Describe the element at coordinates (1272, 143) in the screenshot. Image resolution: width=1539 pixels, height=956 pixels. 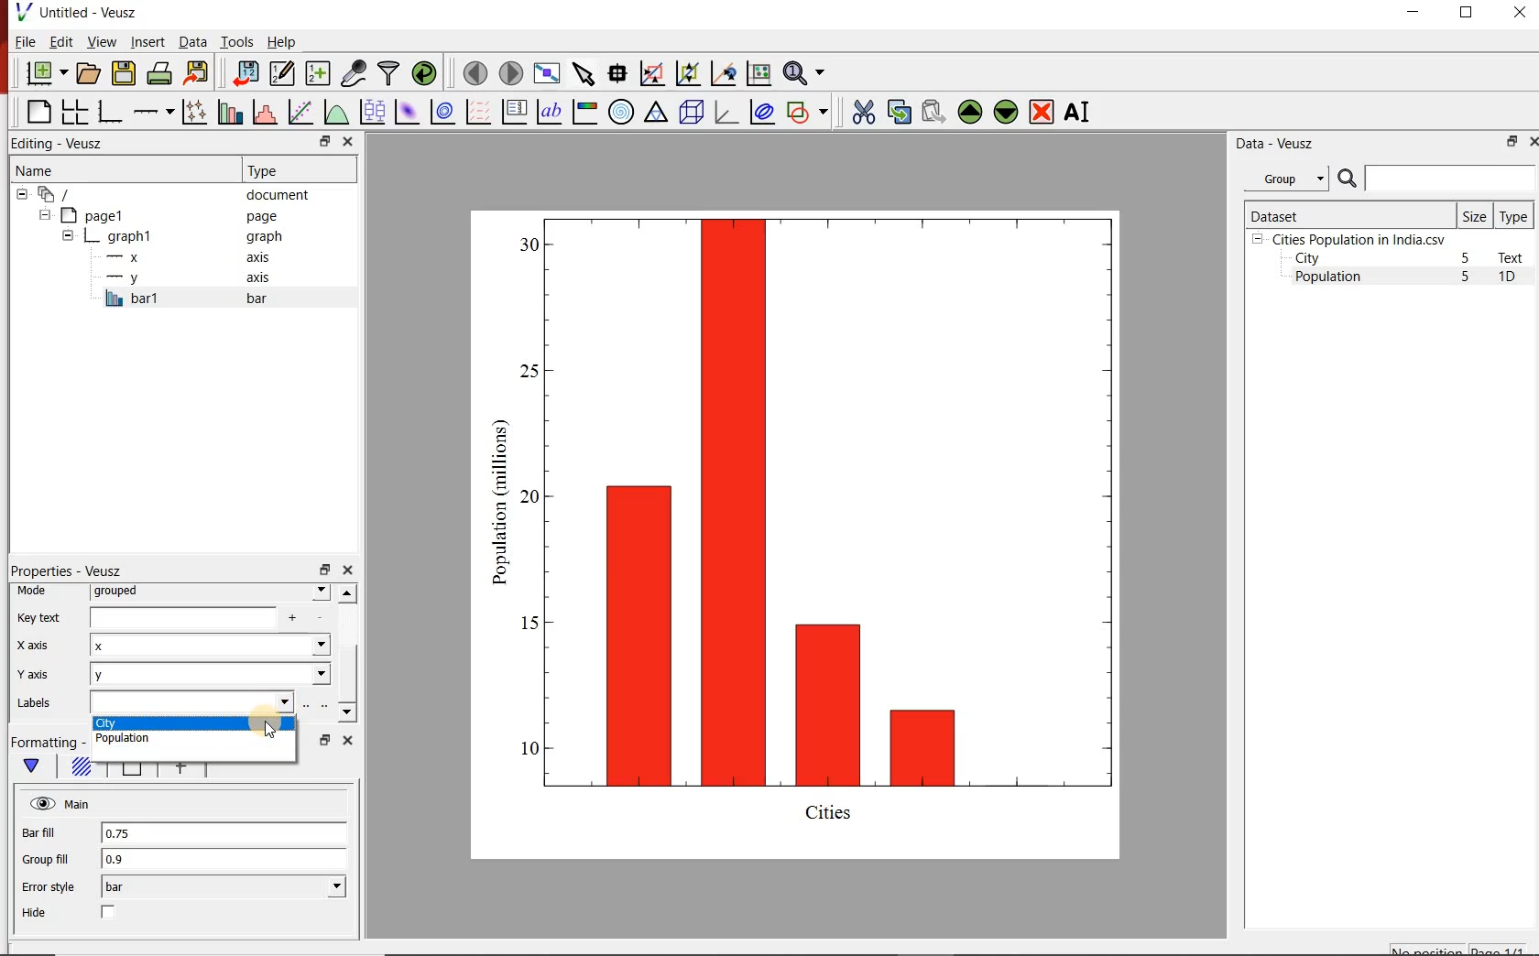
I see `Data - Veusz` at that location.